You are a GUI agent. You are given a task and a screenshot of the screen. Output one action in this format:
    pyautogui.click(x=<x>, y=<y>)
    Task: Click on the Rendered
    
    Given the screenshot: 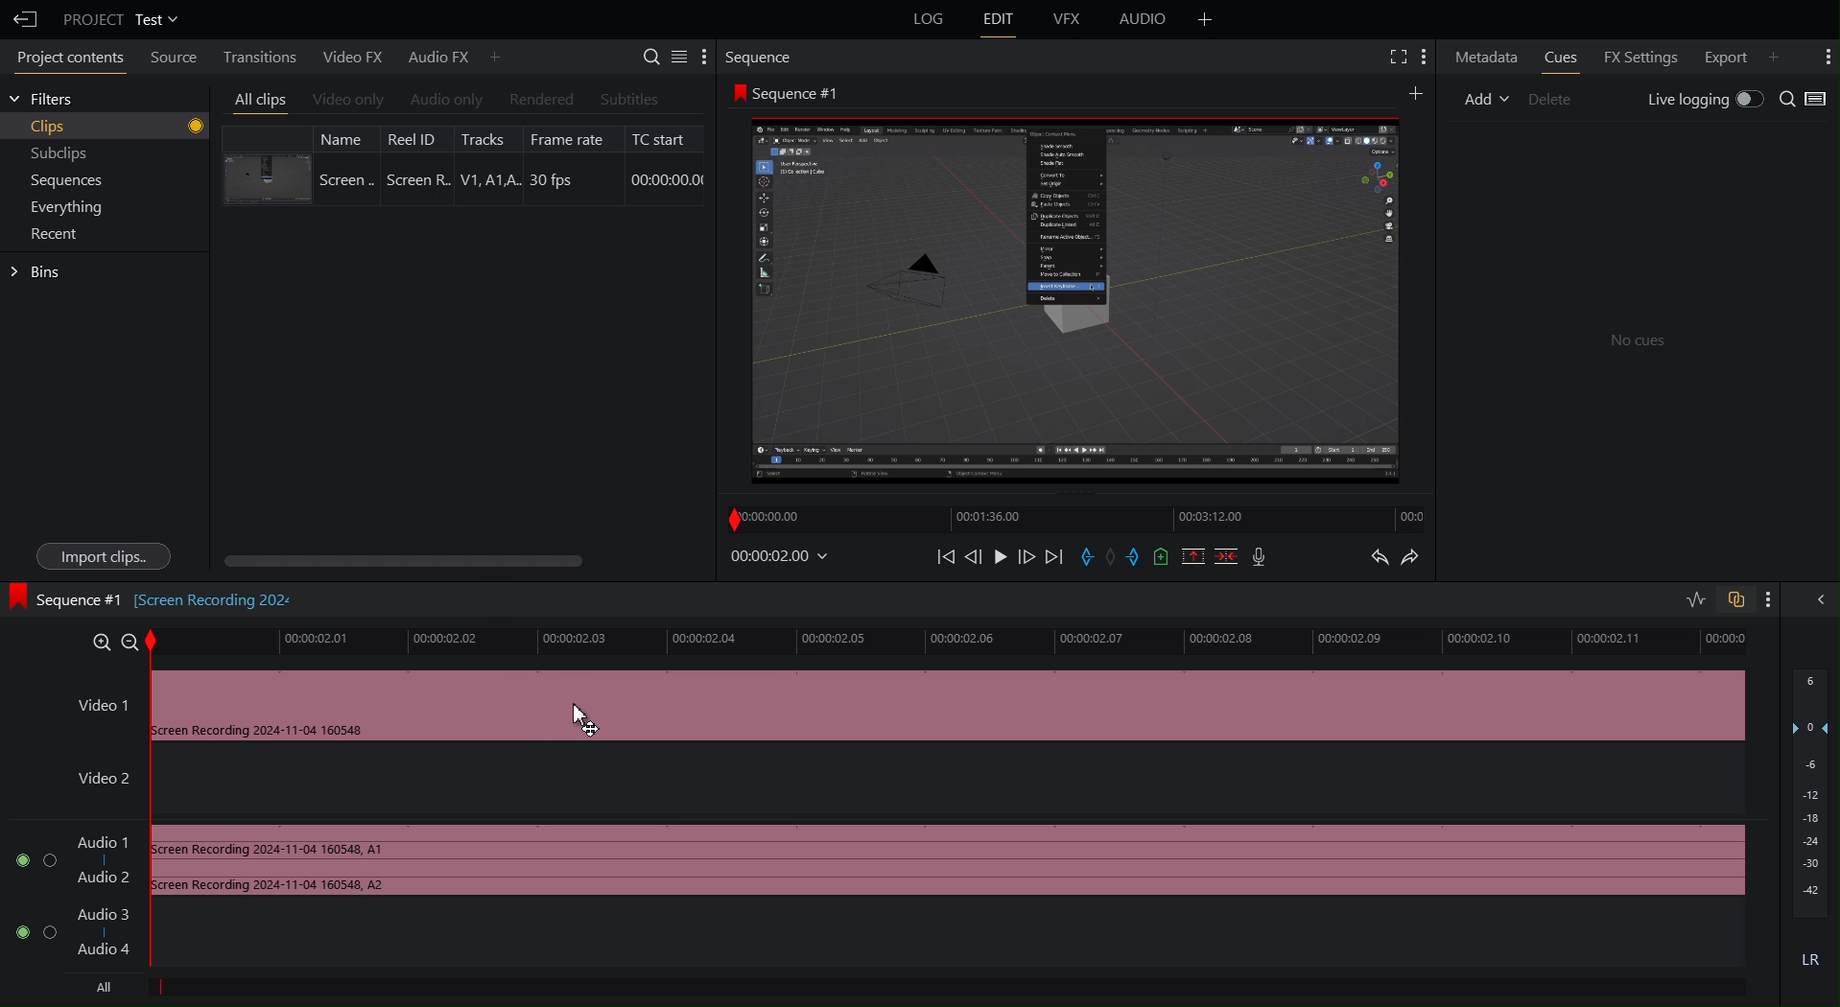 What is the action you would take?
    pyautogui.click(x=537, y=99)
    